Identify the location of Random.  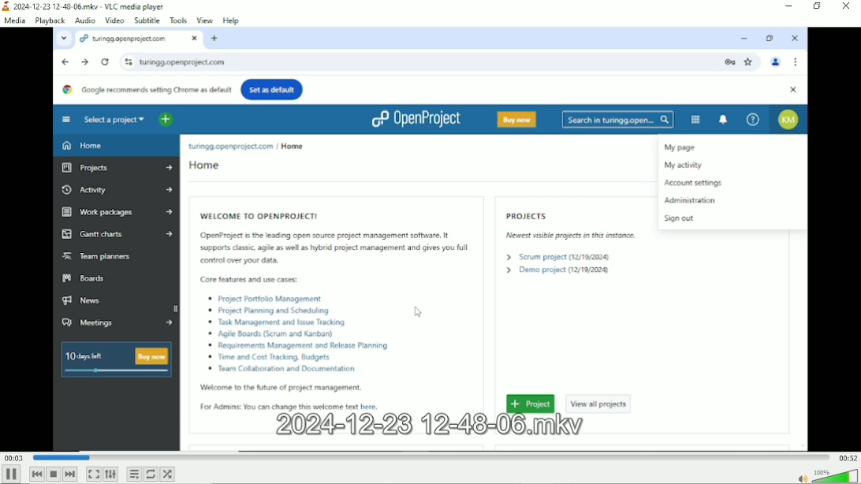
(168, 475).